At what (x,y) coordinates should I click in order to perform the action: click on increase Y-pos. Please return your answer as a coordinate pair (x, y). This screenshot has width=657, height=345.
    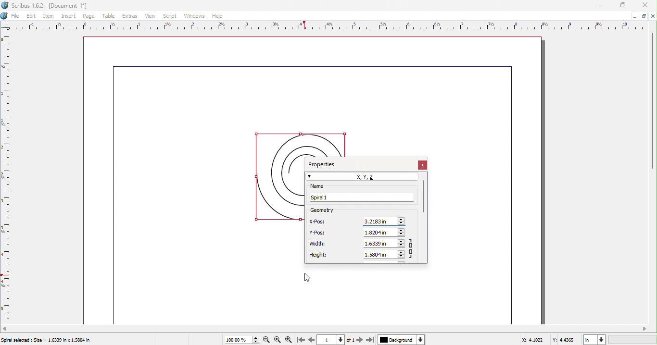
    Looking at the image, I should click on (402, 229).